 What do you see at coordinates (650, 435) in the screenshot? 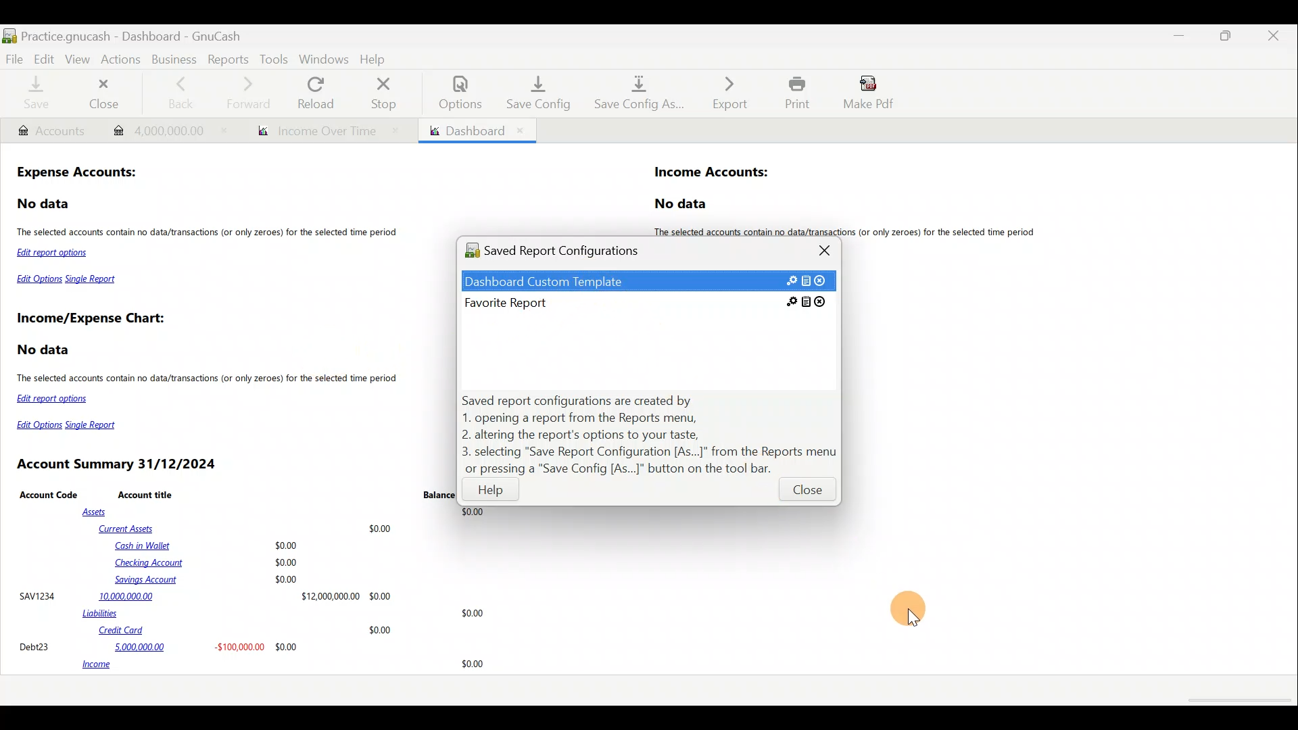
I see `Saved report configurations are created by

1. opening a report from the Reports menu,

2. altering the report's options to your taste,

3. selecting "Save Report Configuration [As...]" from the Reports menu
or pressing a "Save Config [As...]" button on the tool bar.` at bounding box center [650, 435].